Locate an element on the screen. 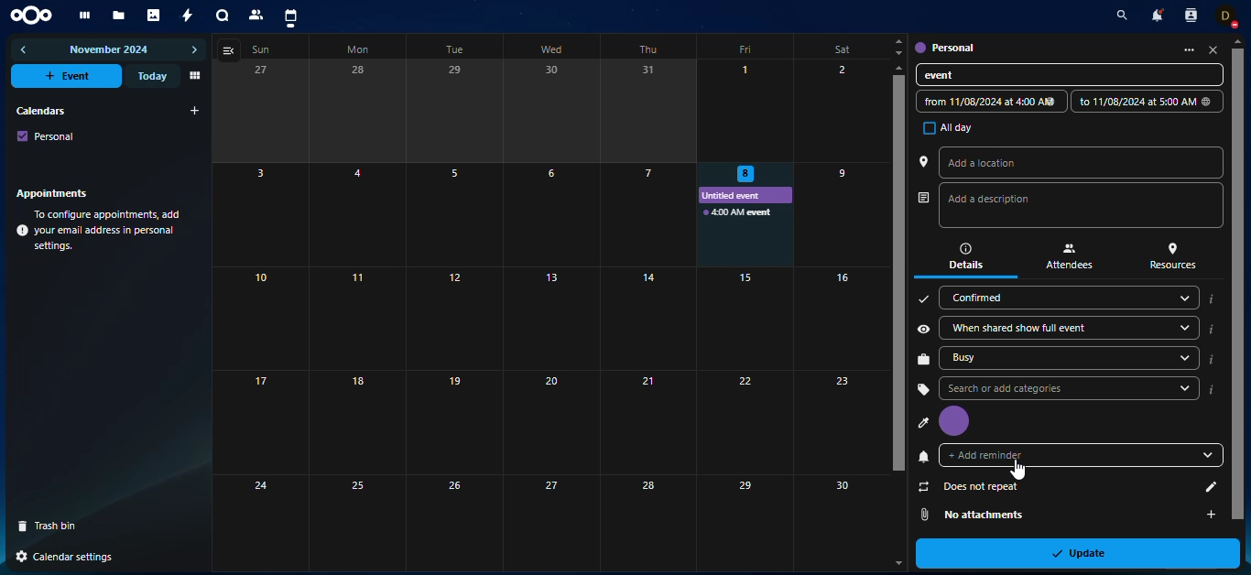 This screenshot has width=1251, height=575. 14 is located at coordinates (648, 318).